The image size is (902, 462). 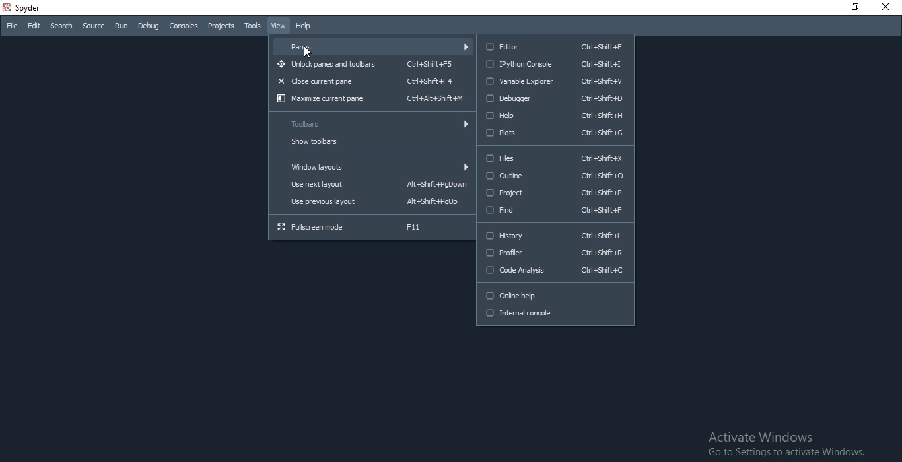 I want to click on Source, so click(x=94, y=26).